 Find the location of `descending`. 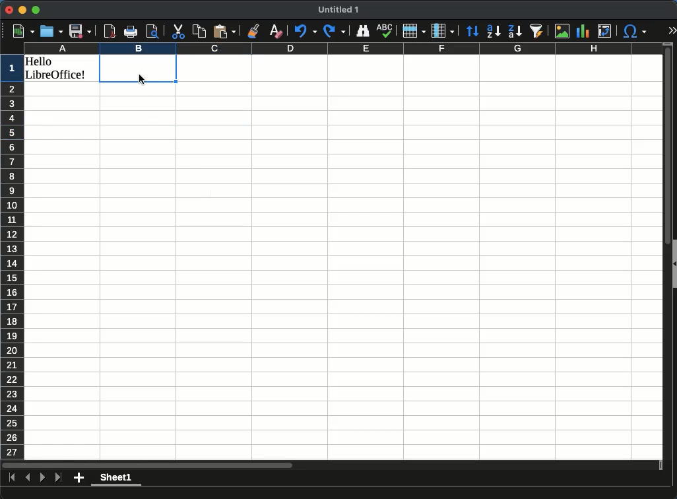

descending is located at coordinates (515, 31).